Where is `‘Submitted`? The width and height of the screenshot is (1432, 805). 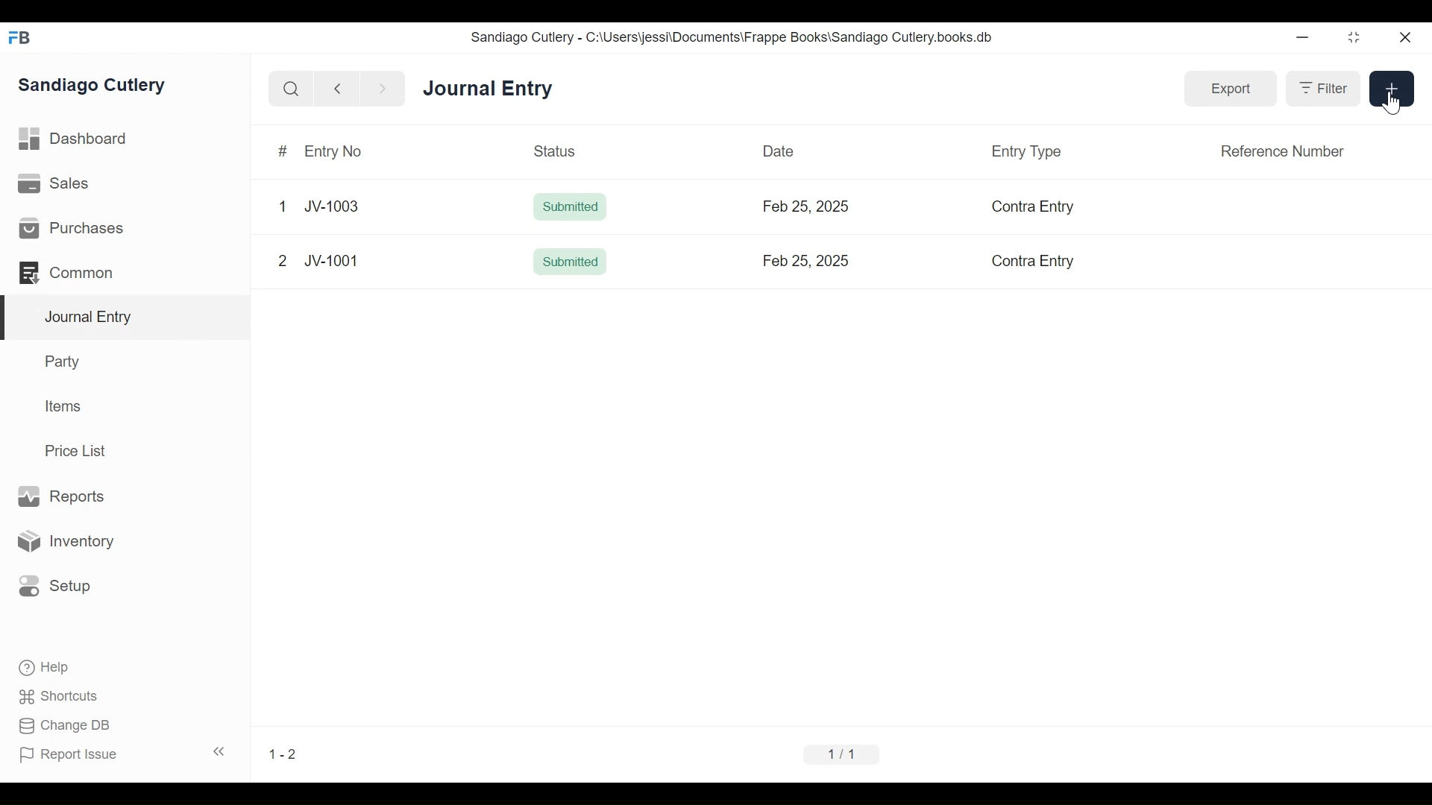
‘Submitted is located at coordinates (569, 262).